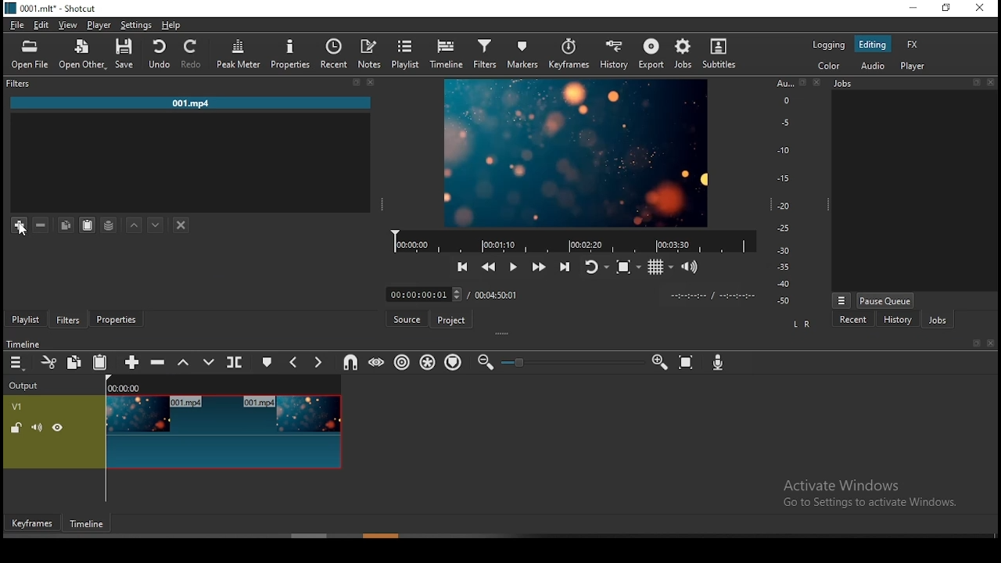 The image size is (1001, 563). Describe the element at coordinates (182, 225) in the screenshot. I see `deselect the filter` at that location.